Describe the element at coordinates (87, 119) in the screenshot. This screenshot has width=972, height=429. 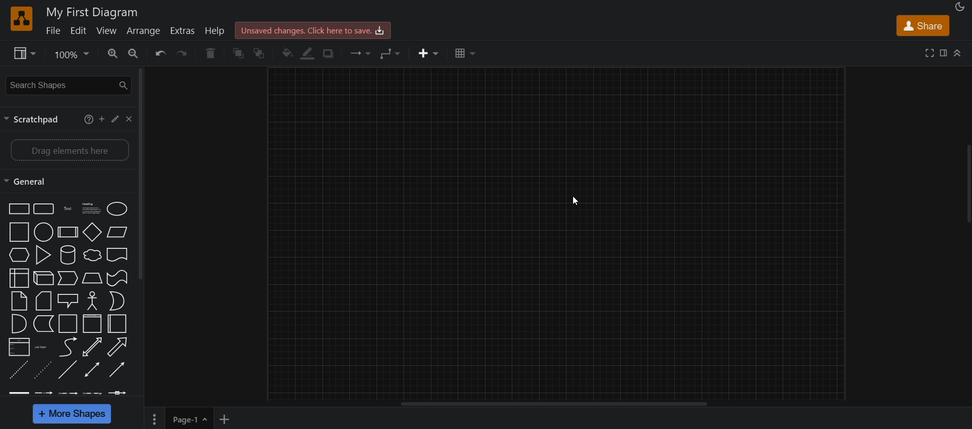
I see `help` at that location.